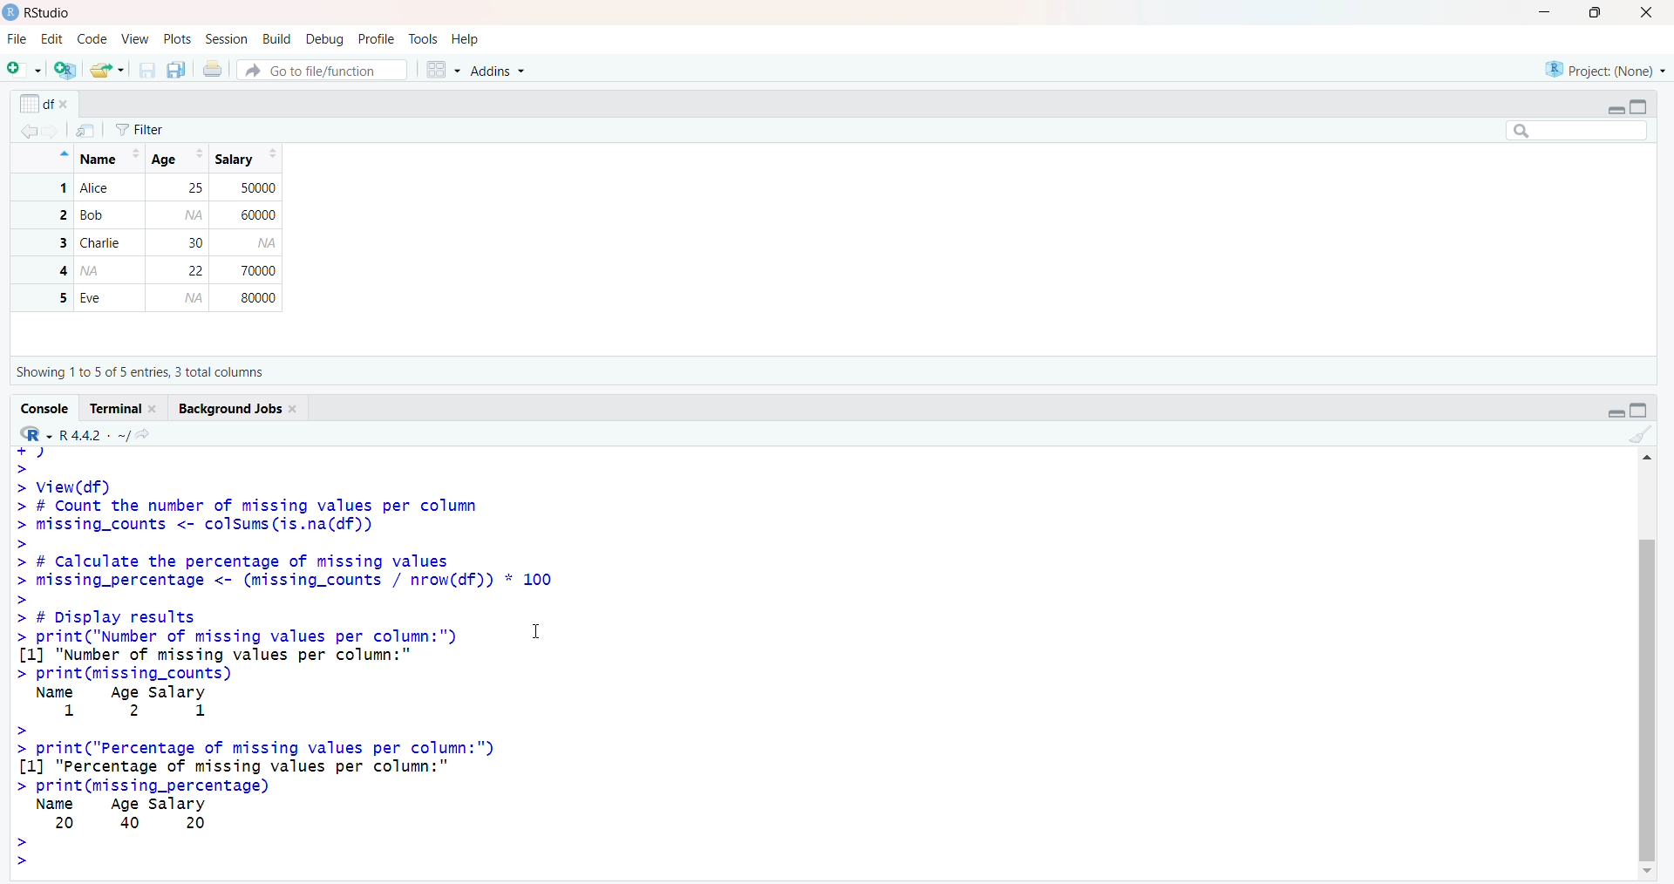  I want to click on Minimize, so click(1541, 12).